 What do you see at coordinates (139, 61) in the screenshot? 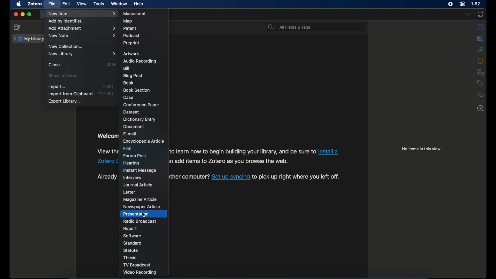
I see `audio recording` at bounding box center [139, 61].